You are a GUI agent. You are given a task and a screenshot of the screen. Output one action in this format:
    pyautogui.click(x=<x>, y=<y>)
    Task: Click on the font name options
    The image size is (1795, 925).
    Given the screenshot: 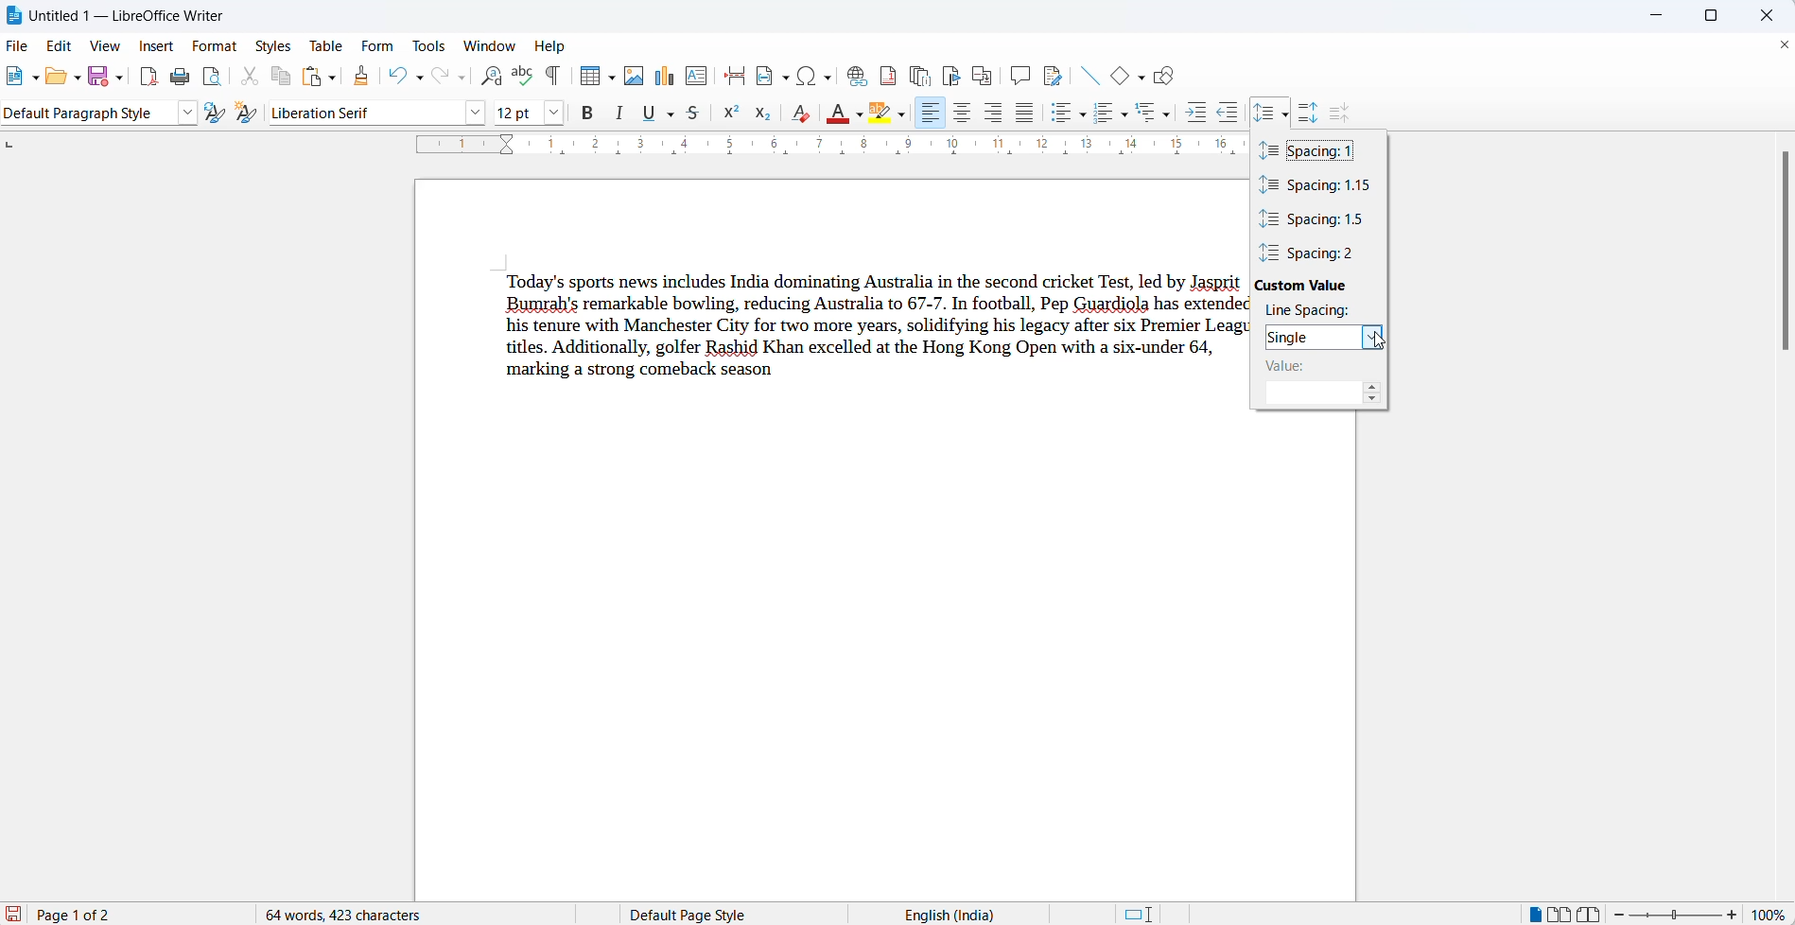 What is the action you would take?
    pyautogui.click(x=473, y=113)
    